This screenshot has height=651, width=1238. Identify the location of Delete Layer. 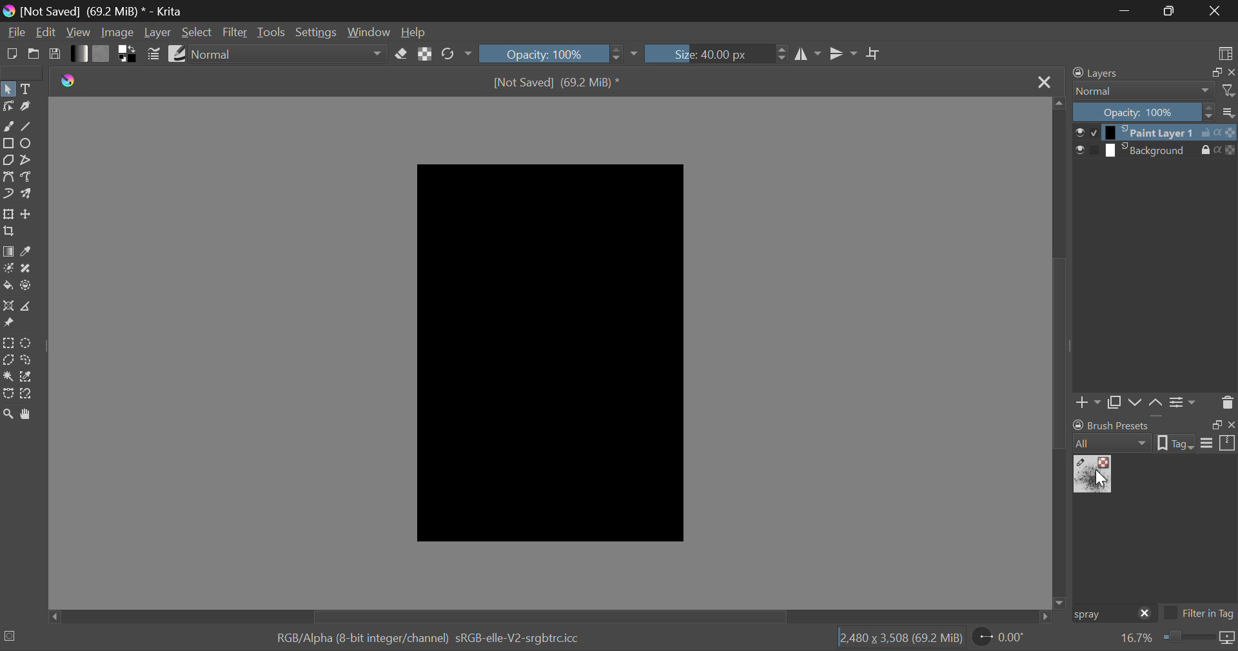
(1226, 402).